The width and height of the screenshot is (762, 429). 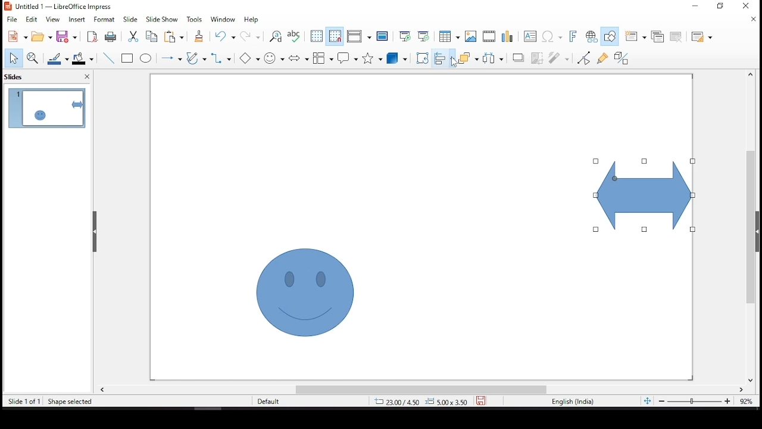 What do you see at coordinates (85, 78) in the screenshot?
I see `close pane` at bounding box center [85, 78].